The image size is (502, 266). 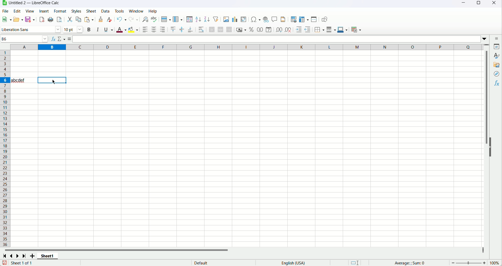 What do you see at coordinates (173, 29) in the screenshot?
I see `align top` at bounding box center [173, 29].